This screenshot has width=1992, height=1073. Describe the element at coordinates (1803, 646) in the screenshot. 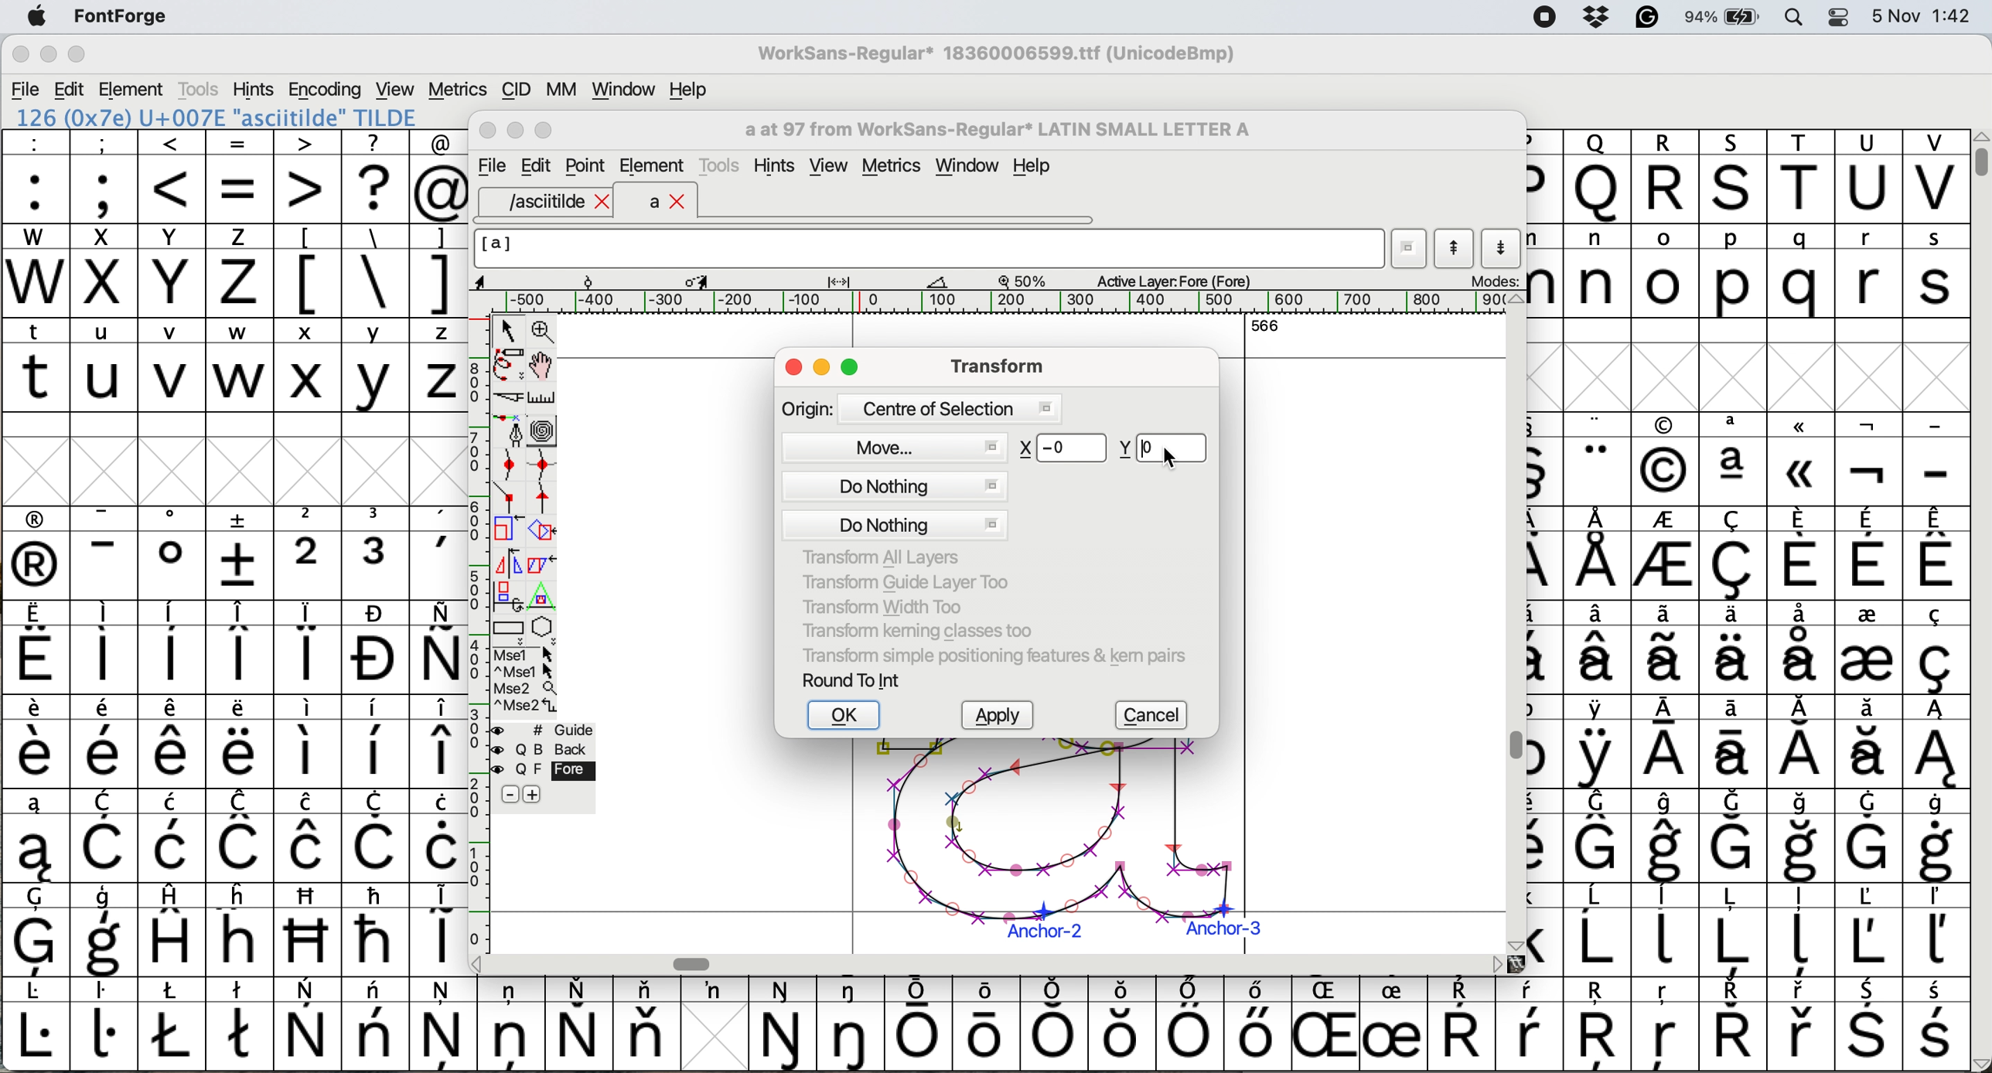

I see `symbol` at that location.